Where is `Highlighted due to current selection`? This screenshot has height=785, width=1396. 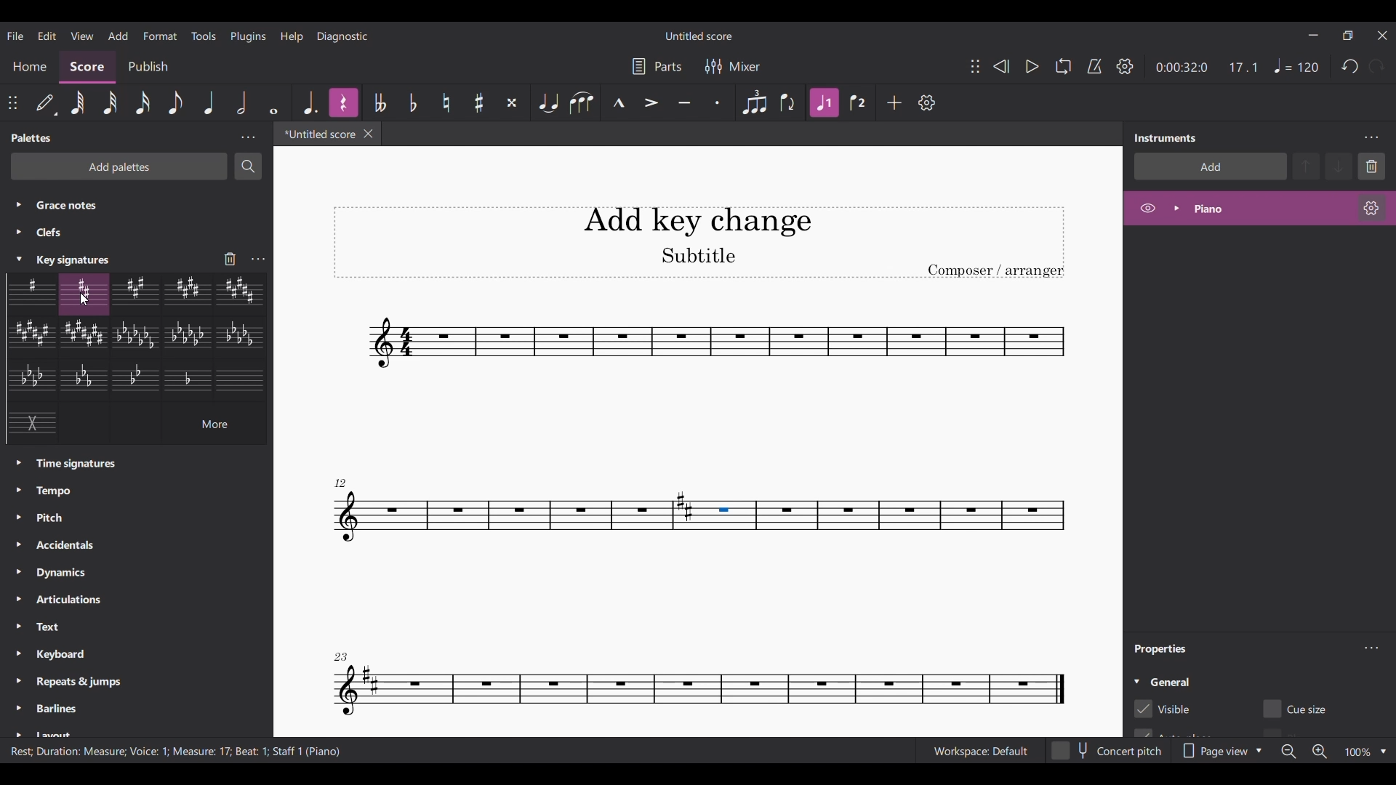 Highlighted due to current selection is located at coordinates (343, 102).